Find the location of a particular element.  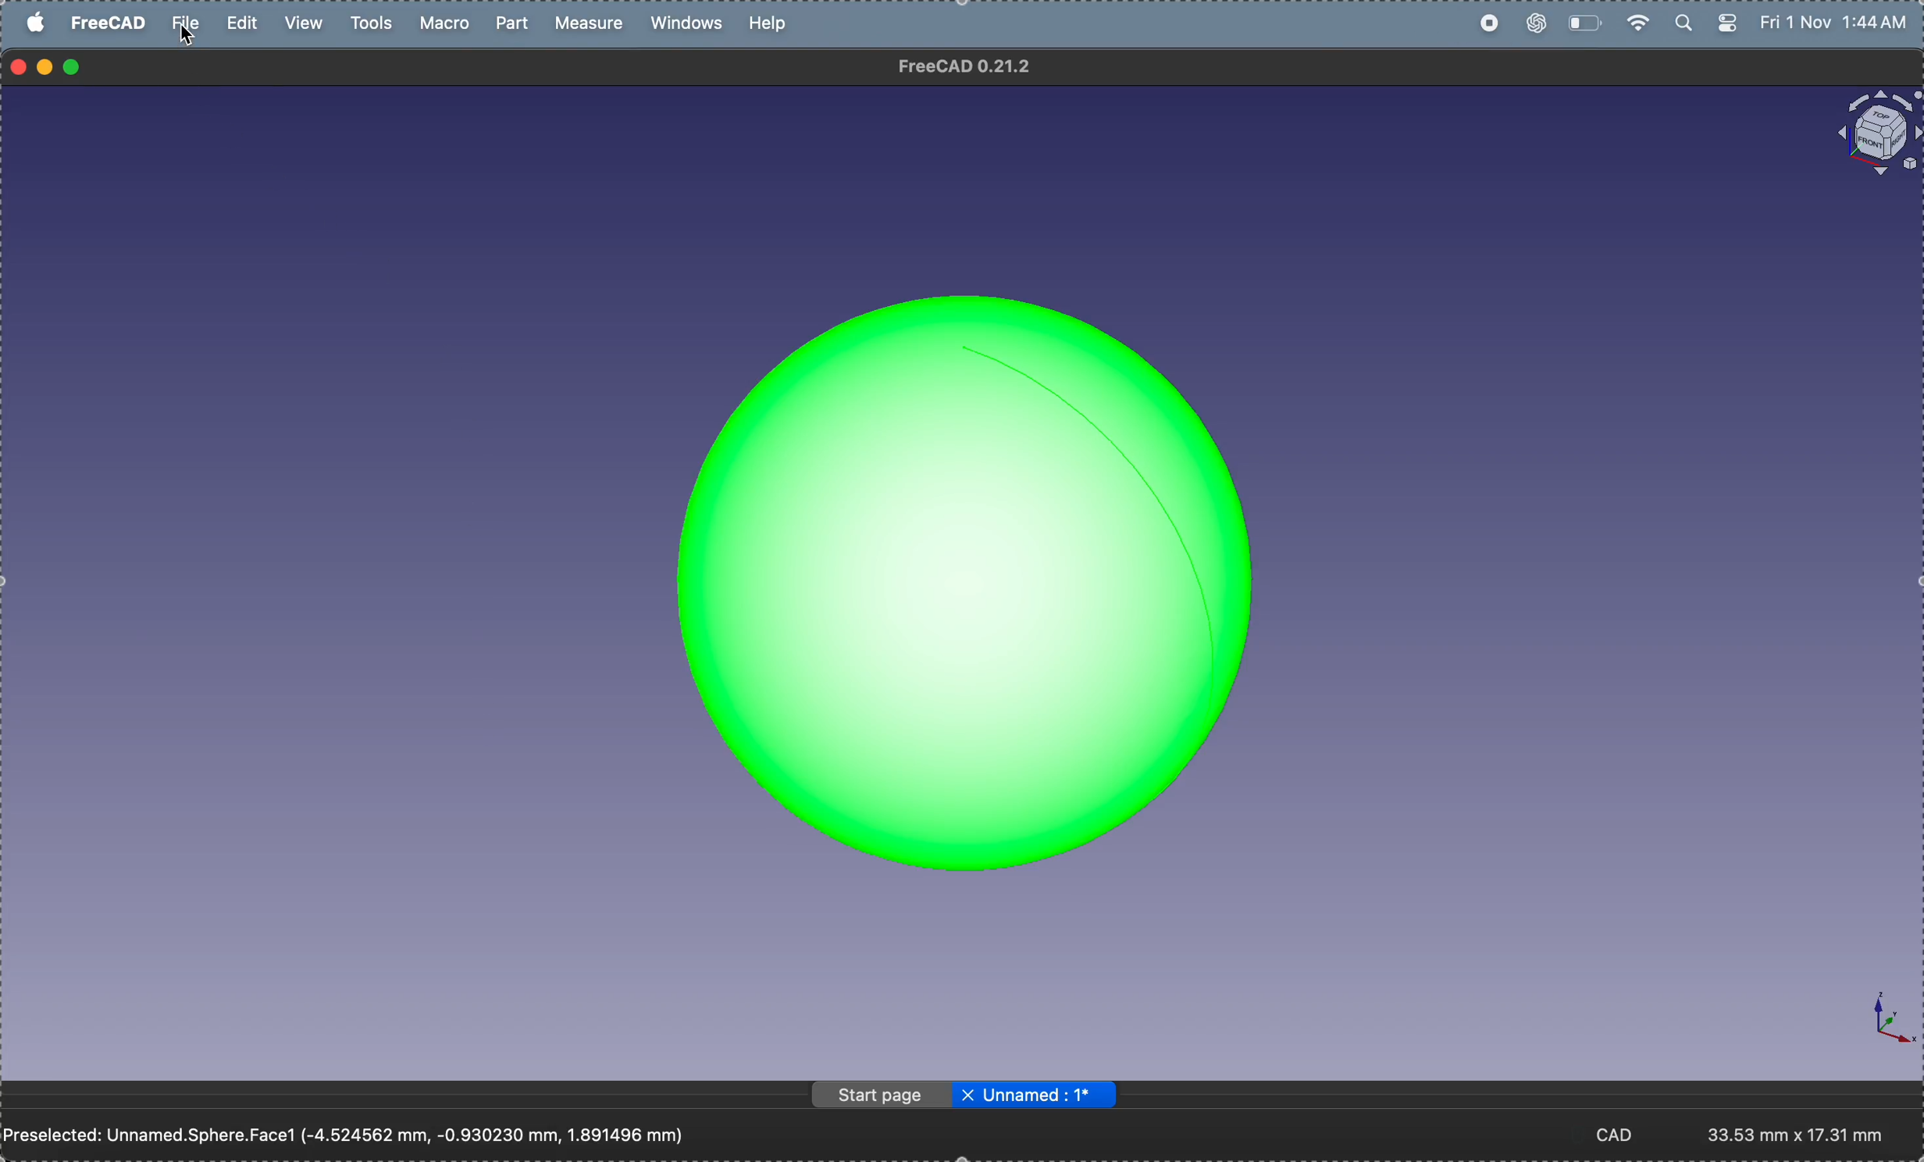

measure is located at coordinates (593, 25).